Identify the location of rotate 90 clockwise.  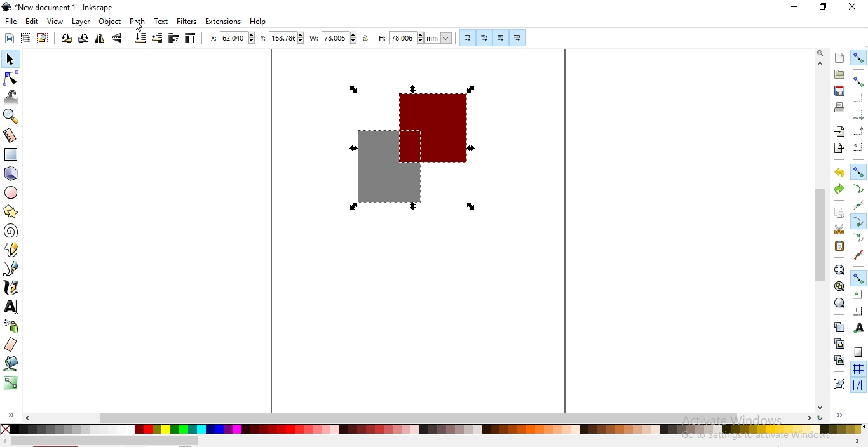
(82, 39).